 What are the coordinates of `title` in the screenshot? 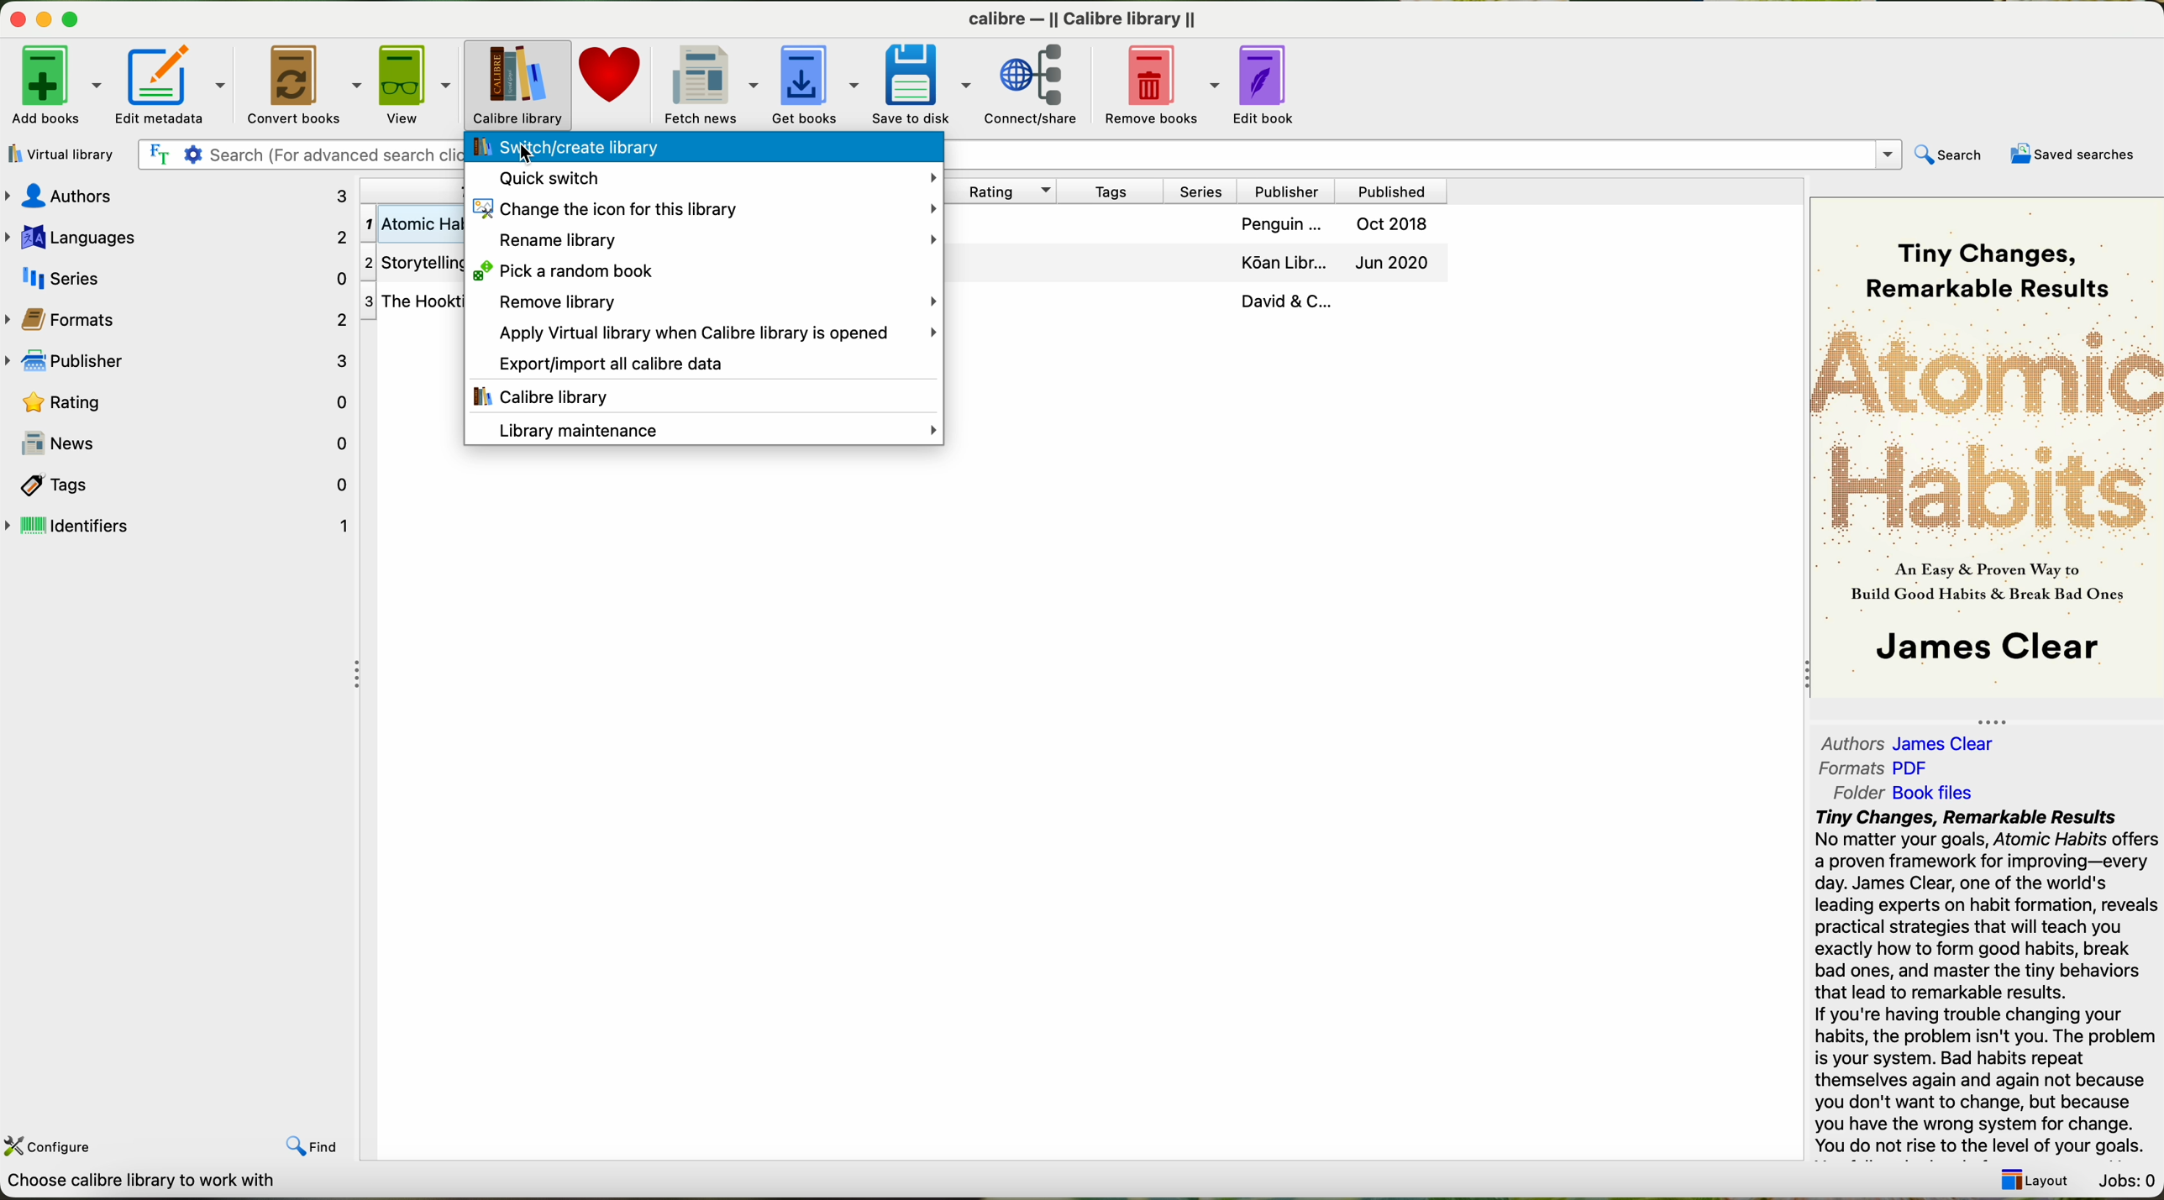 It's located at (411, 190).